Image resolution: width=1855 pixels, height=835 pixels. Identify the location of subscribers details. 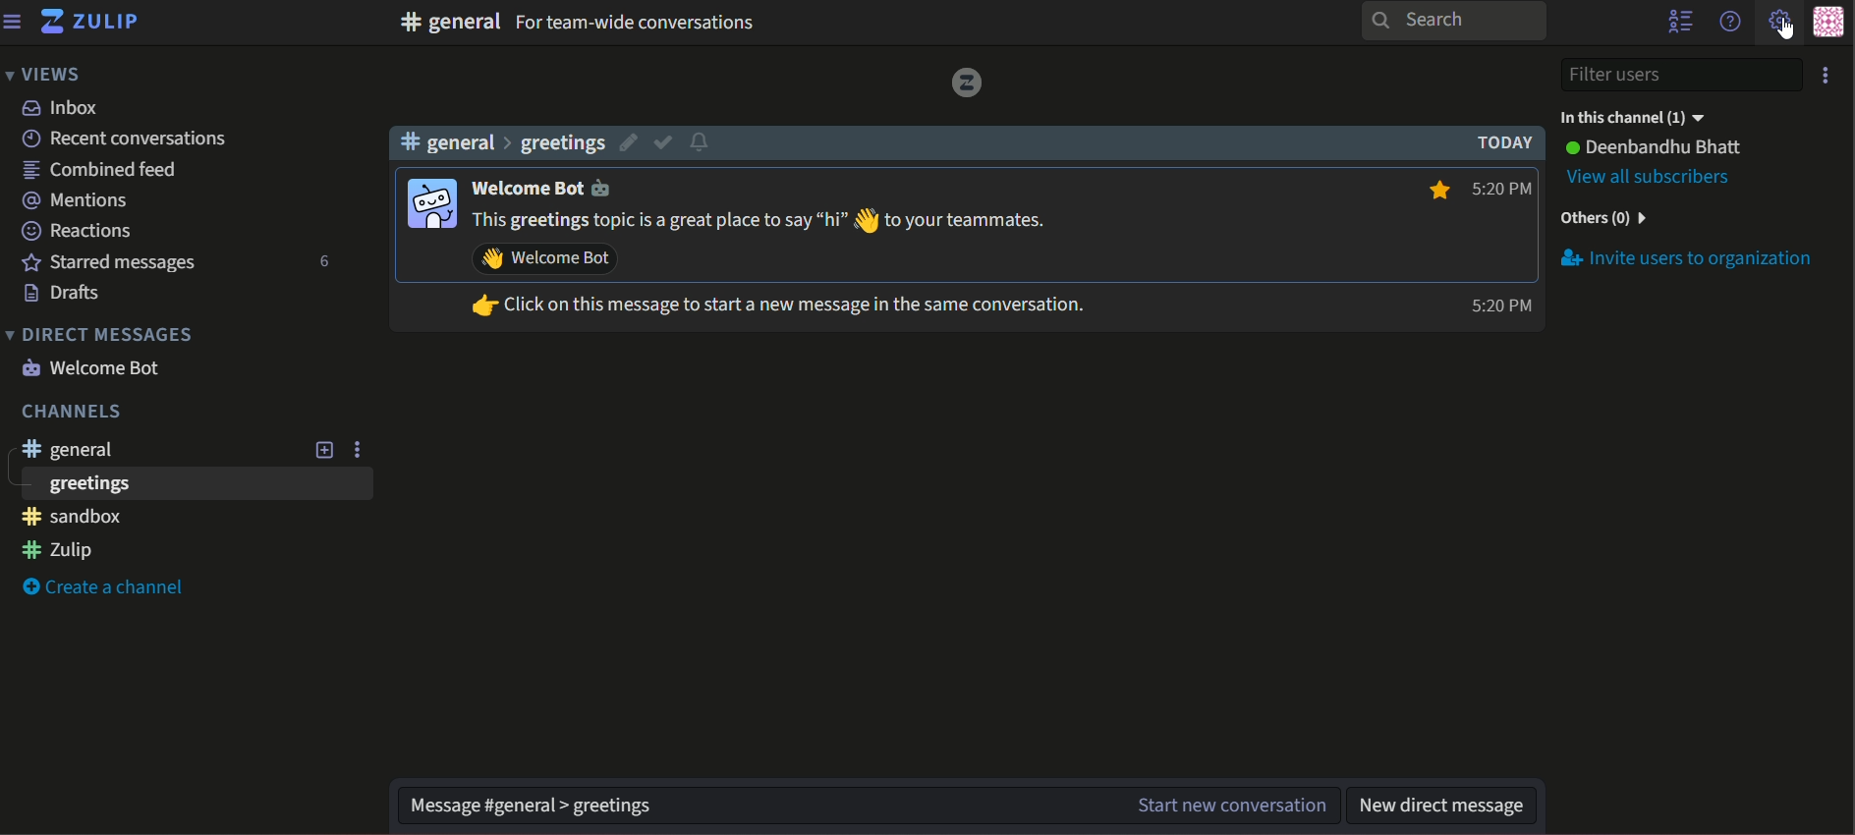
(1654, 179).